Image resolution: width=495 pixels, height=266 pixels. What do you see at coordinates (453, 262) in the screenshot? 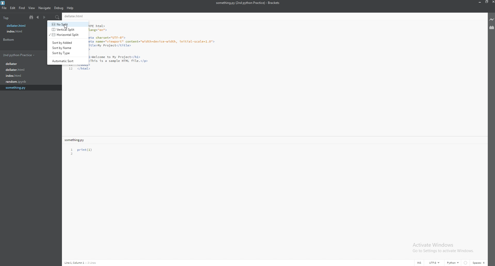
I see `language` at bounding box center [453, 262].